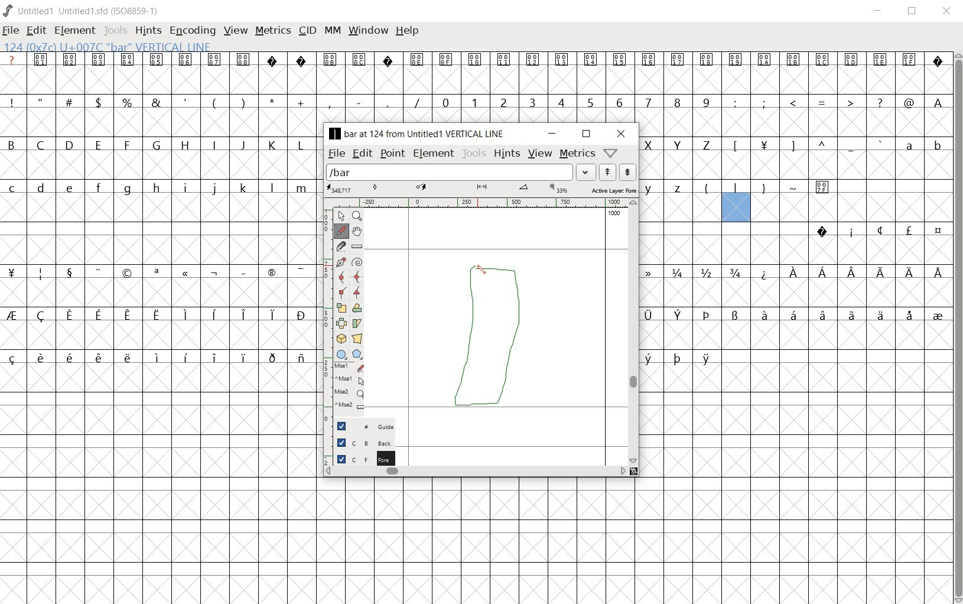 Image resolution: width=963 pixels, height=604 pixels. Describe the element at coordinates (433, 153) in the screenshot. I see `element` at that location.